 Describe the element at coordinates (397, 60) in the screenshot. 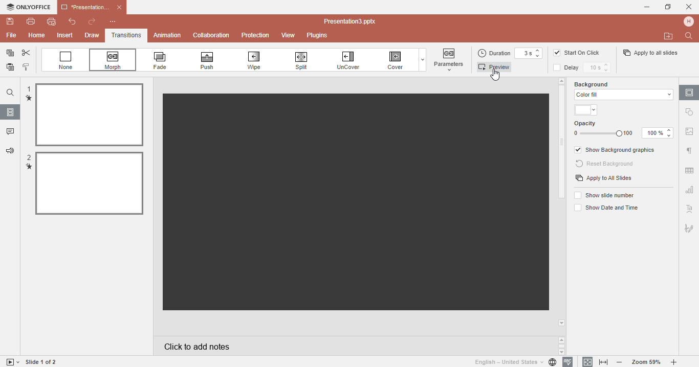

I see `Cover` at that location.